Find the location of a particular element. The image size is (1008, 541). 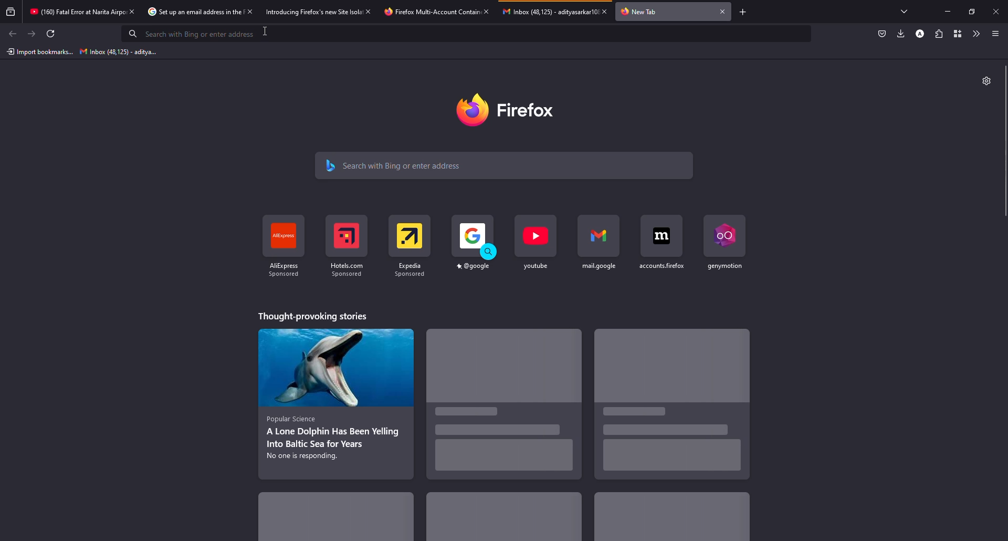

back is located at coordinates (14, 34).